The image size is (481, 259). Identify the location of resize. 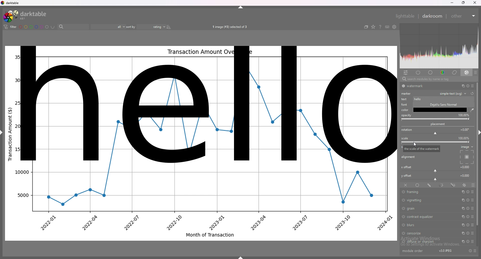
(463, 3).